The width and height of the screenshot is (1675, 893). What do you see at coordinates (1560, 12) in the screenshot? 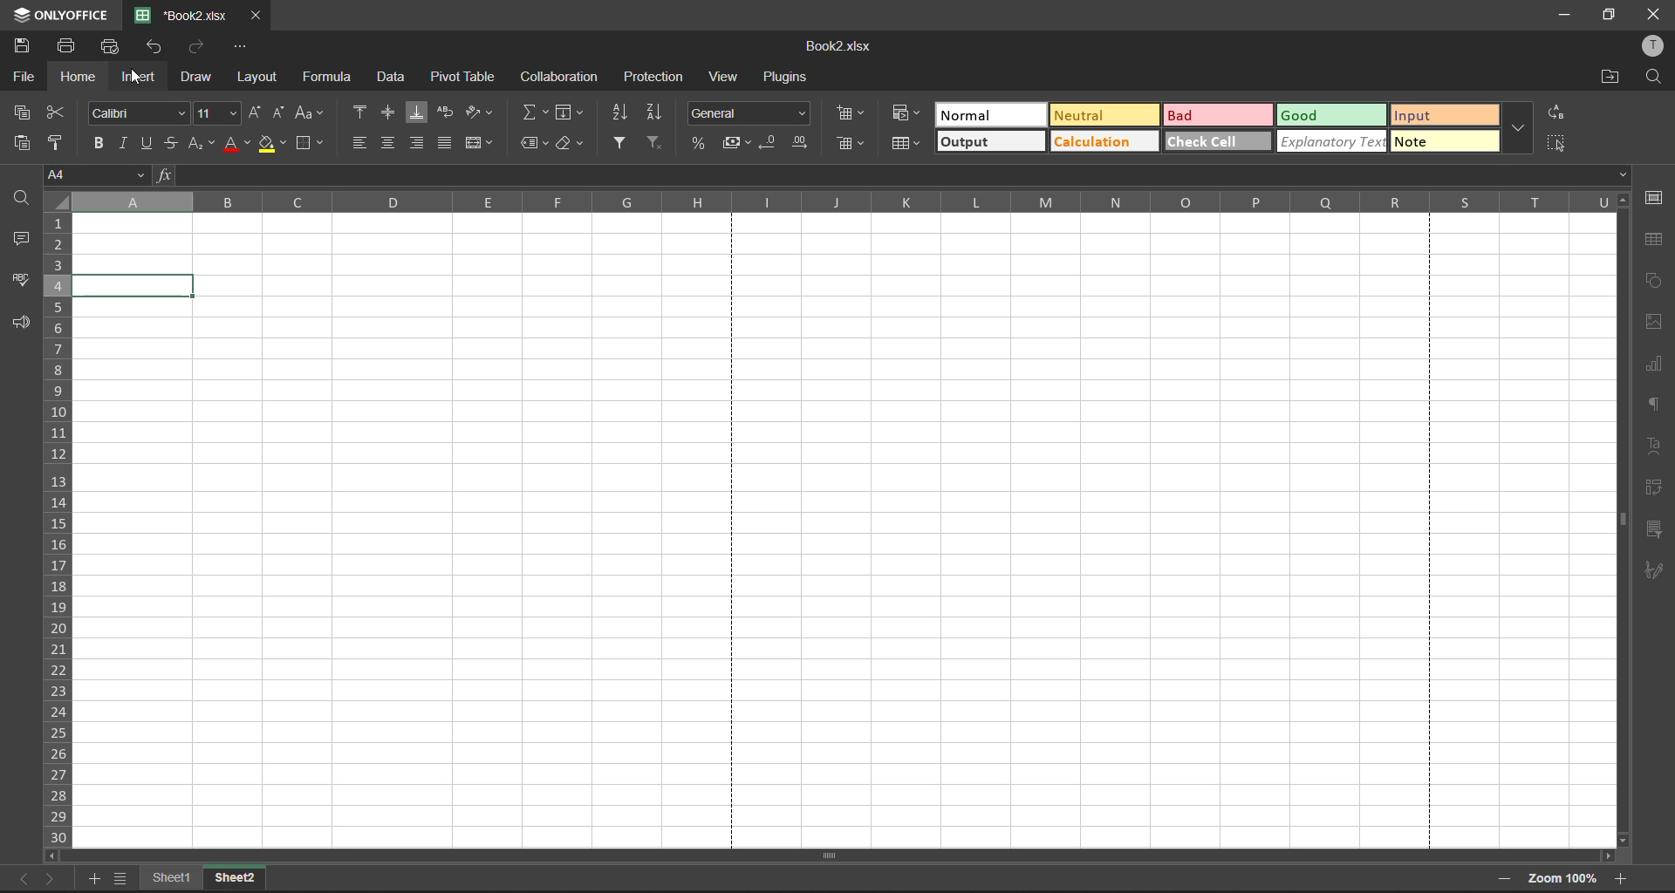
I see `minimize` at bounding box center [1560, 12].